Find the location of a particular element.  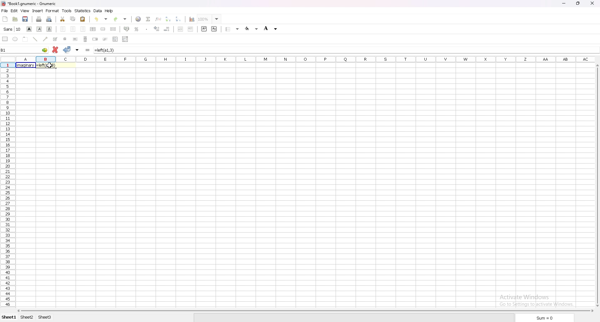

accept changes is located at coordinates (67, 49).